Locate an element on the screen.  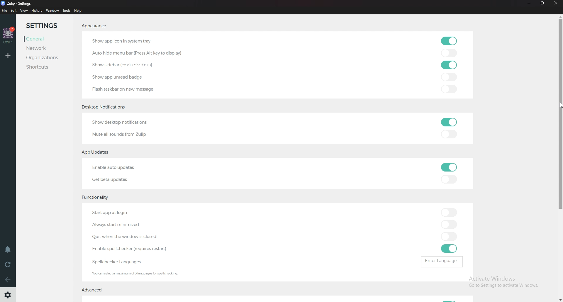
toggle is located at coordinates (449, 53).